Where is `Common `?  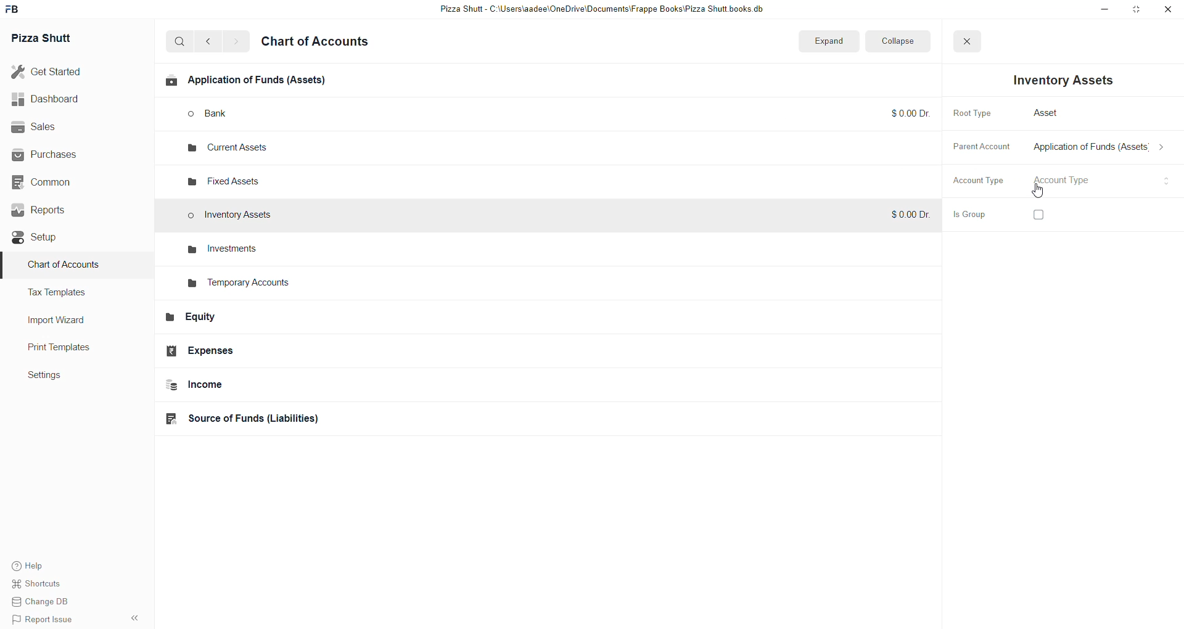
Common  is located at coordinates (52, 182).